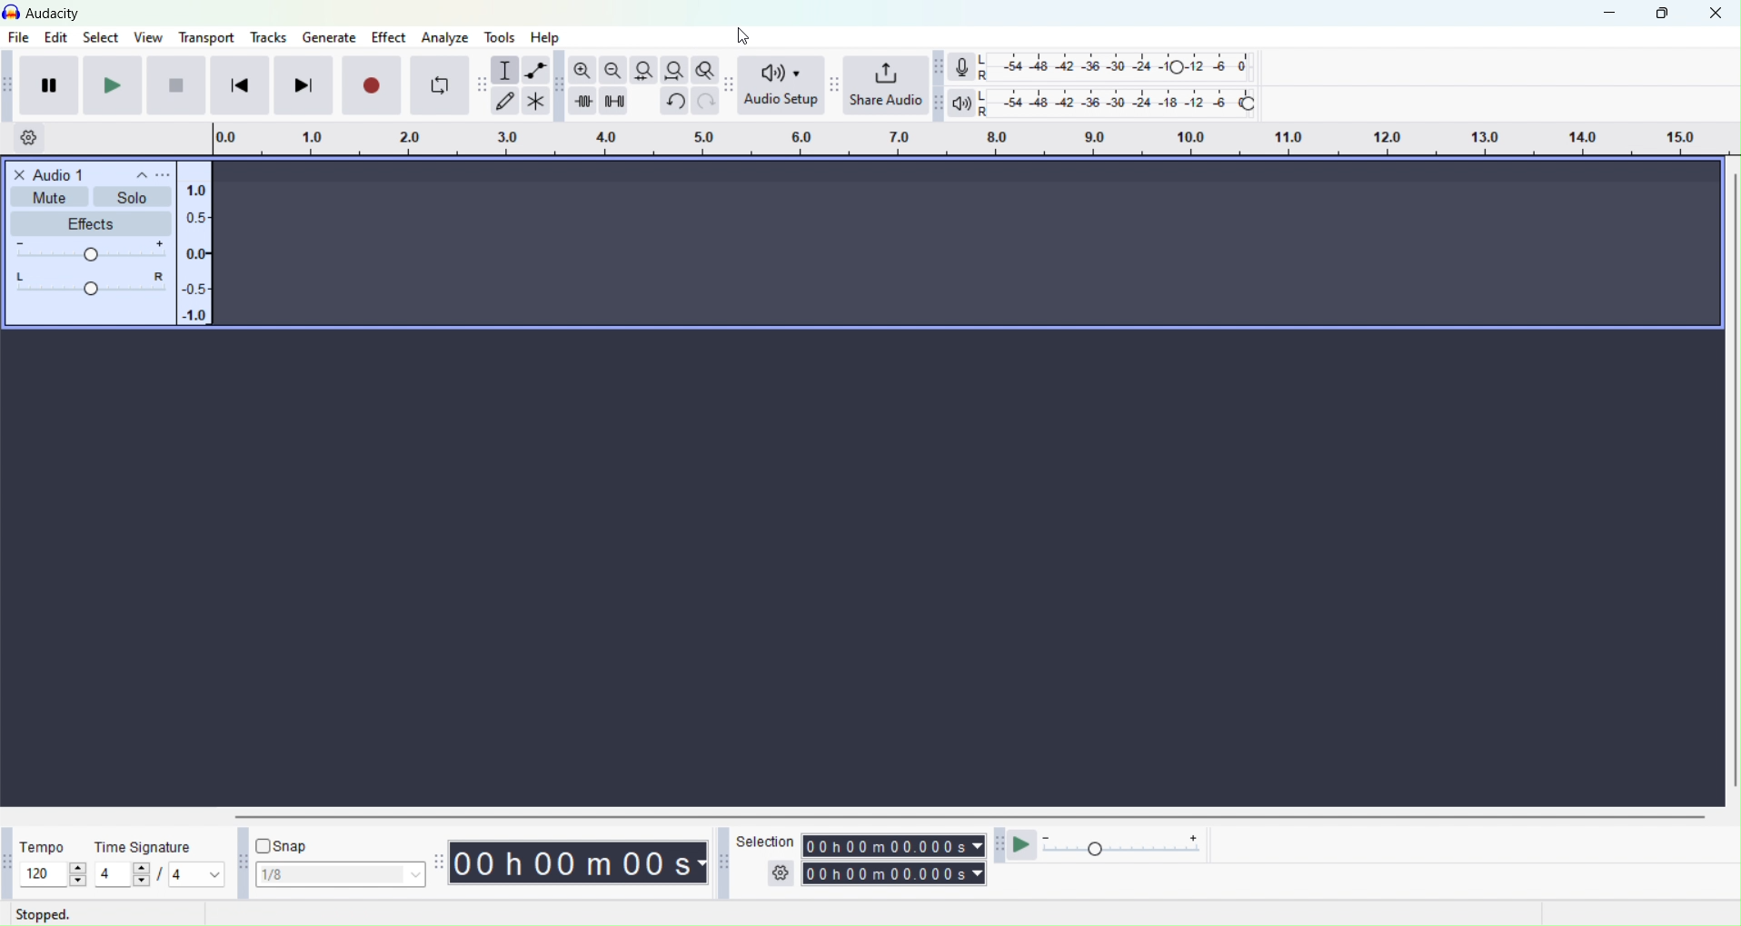 Image resolution: width=1741 pixels, height=926 pixels. I want to click on Skip to end, so click(307, 84).